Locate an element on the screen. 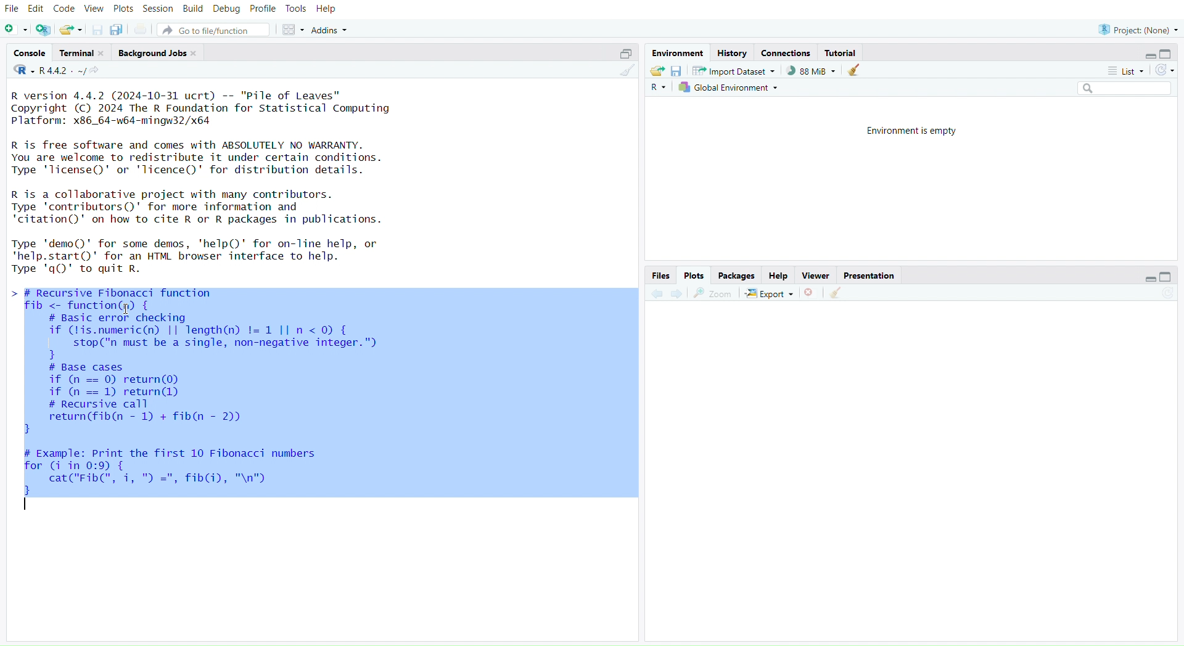  88mib is located at coordinates (812, 71).